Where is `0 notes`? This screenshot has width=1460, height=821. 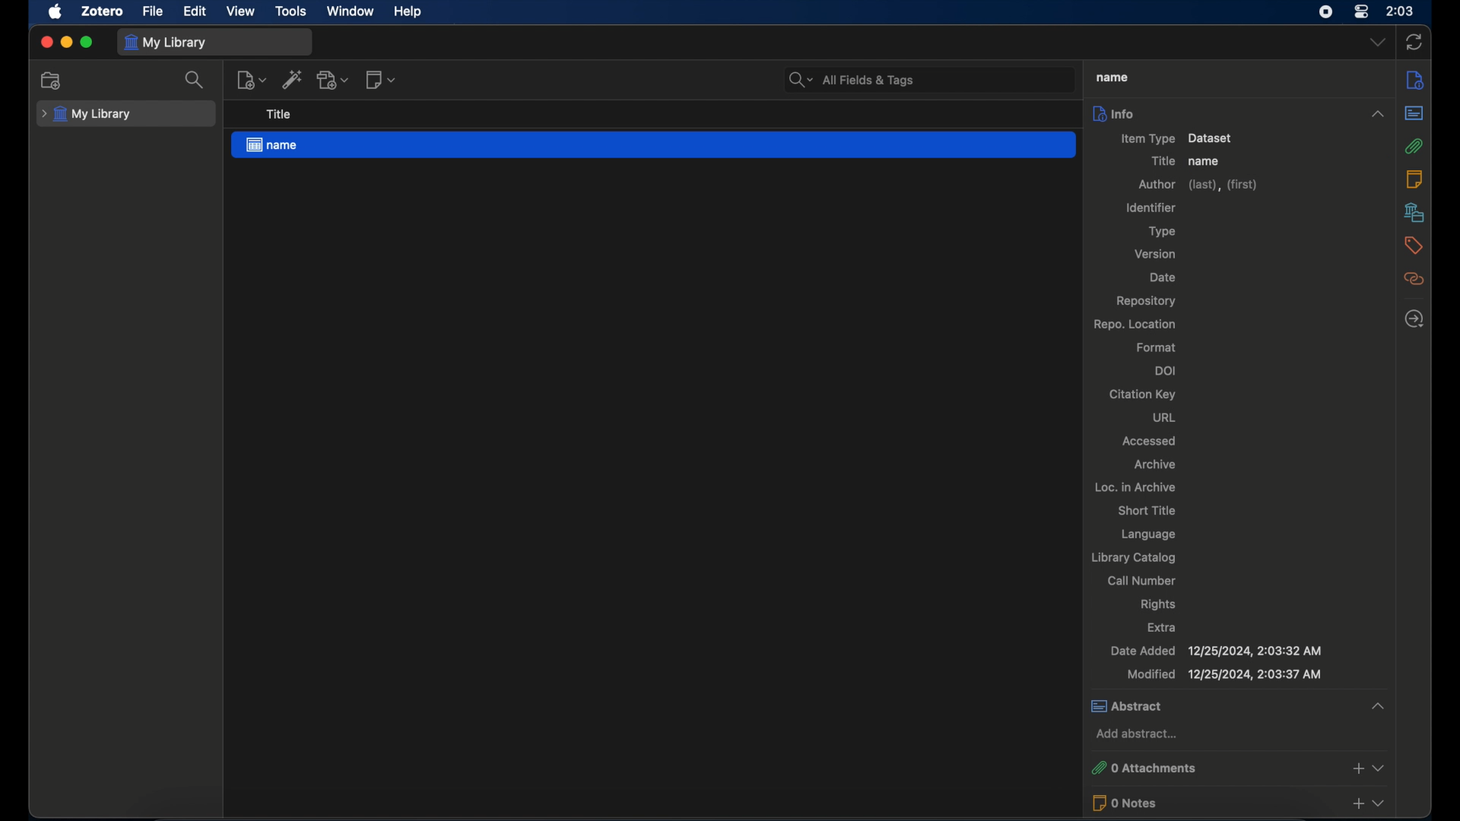 0 notes is located at coordinates (1238, 803).